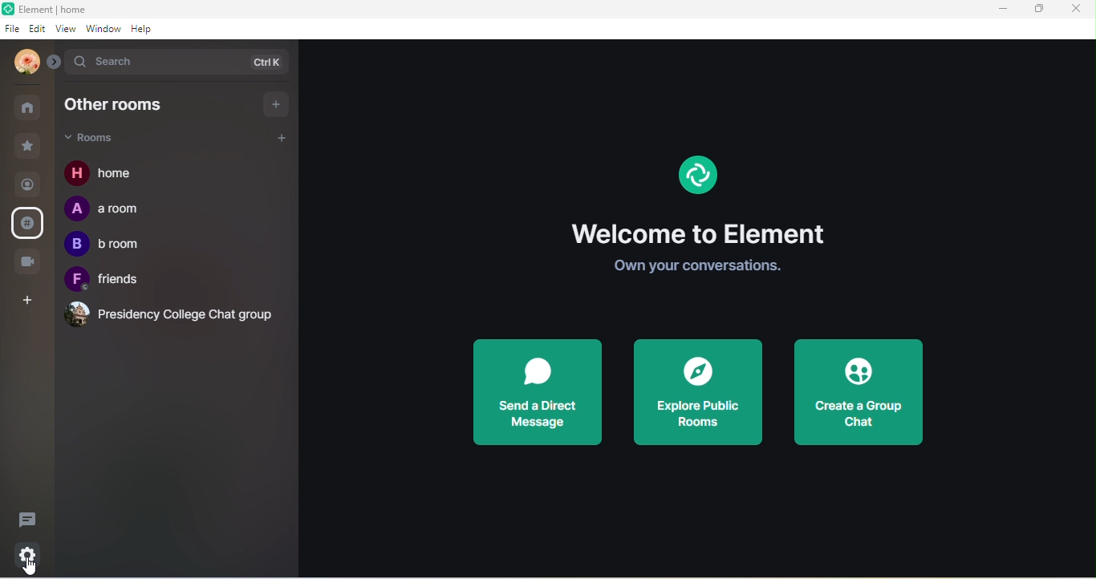  Describe the element at coordinates (31, 519) in the screenshot. I see `thread` at that location.